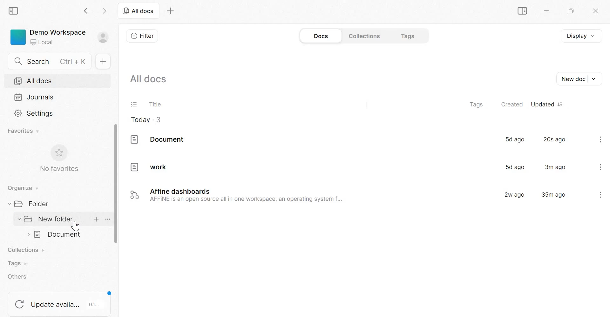 The image size is (610, 317). What do you see at coordinates (601, 167) in the screenshot?
I see `kebab menu` at bounding box center [601, 167].